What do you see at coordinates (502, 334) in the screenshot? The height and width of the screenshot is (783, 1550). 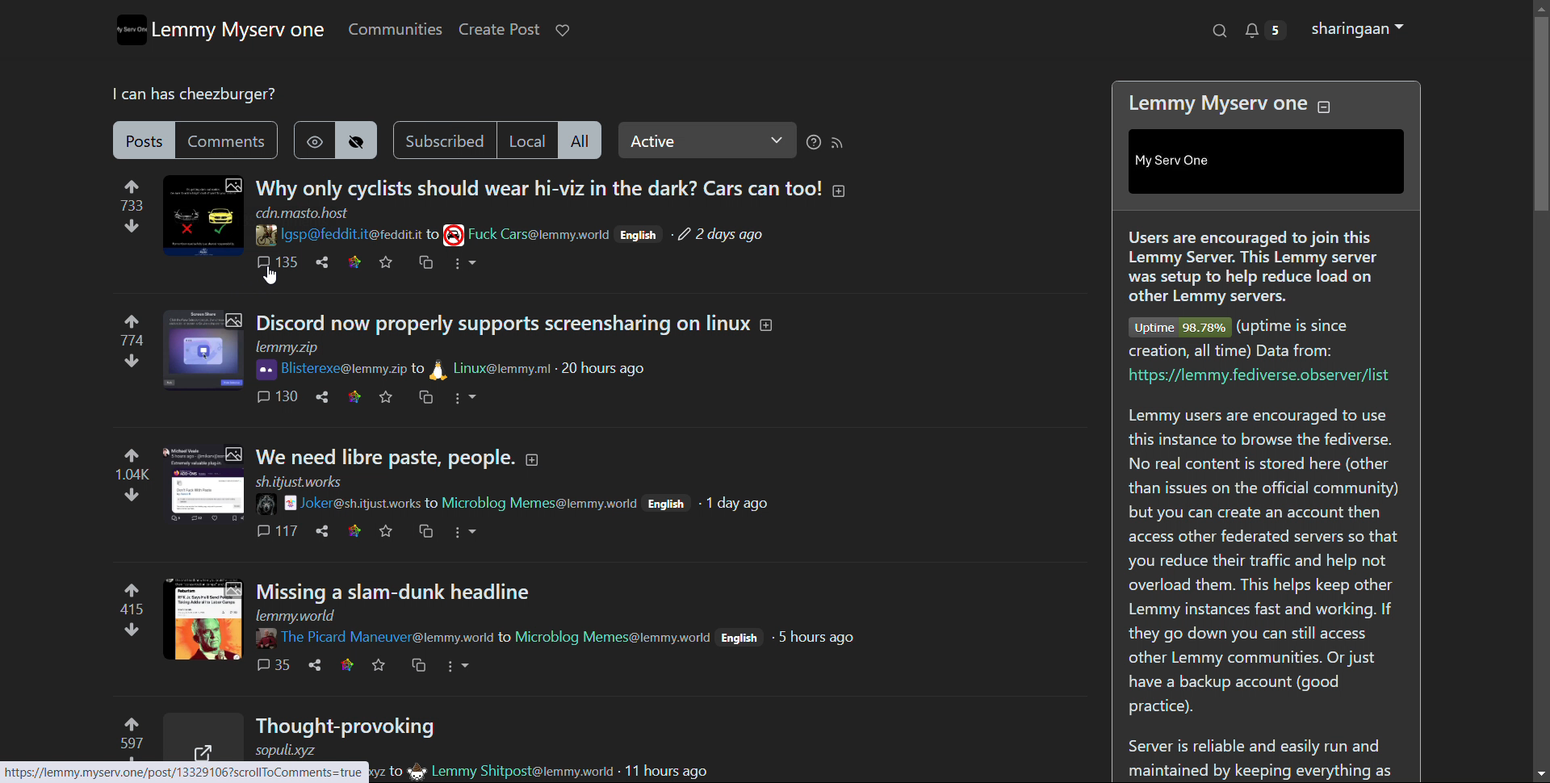 I see `Discord now properly supports screensharing on linux
lemmy.zip` at bounding box center [502, 334].